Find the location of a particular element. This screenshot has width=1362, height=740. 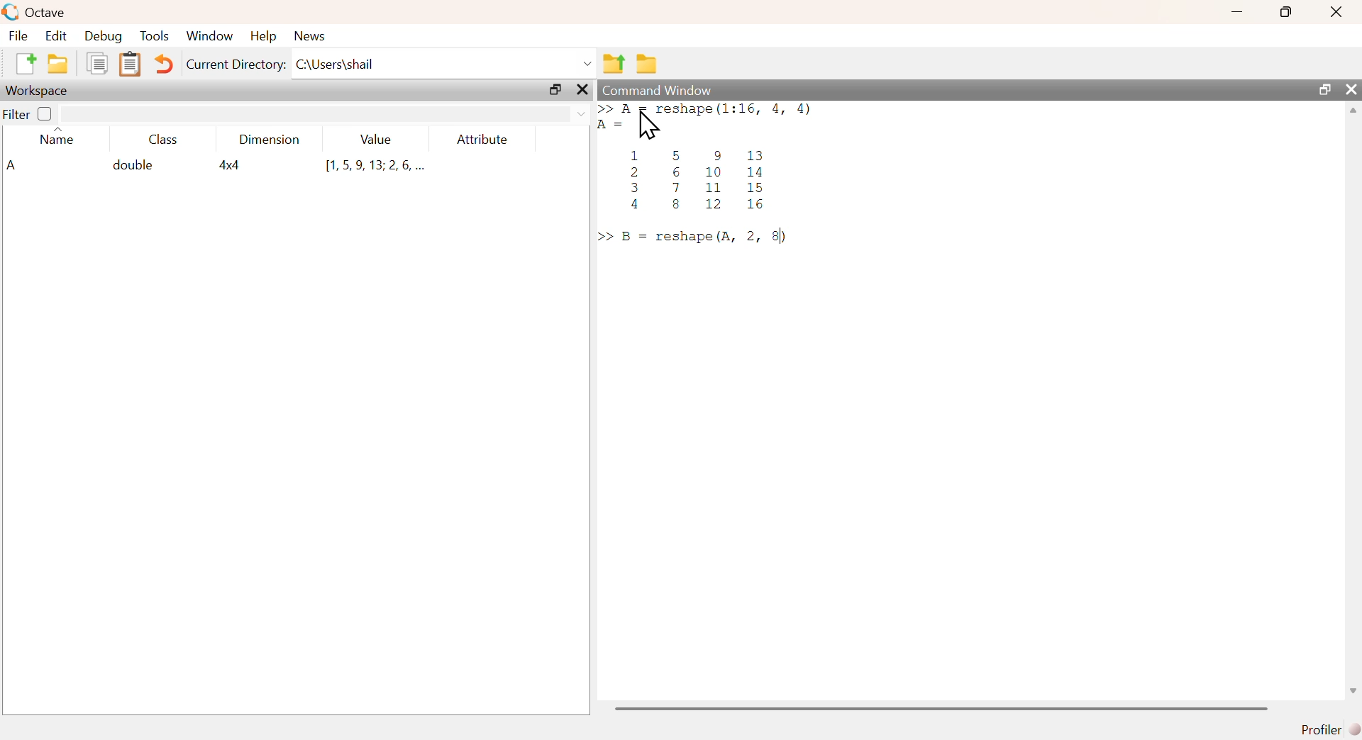

profiler is located at coordinates (1327, 729).